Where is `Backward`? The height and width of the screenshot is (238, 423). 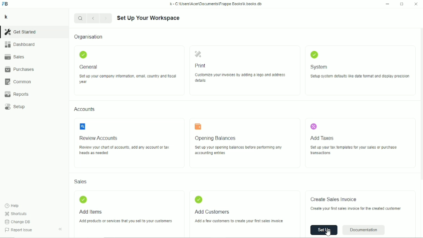
Backward is located at coordinates (95, 18).